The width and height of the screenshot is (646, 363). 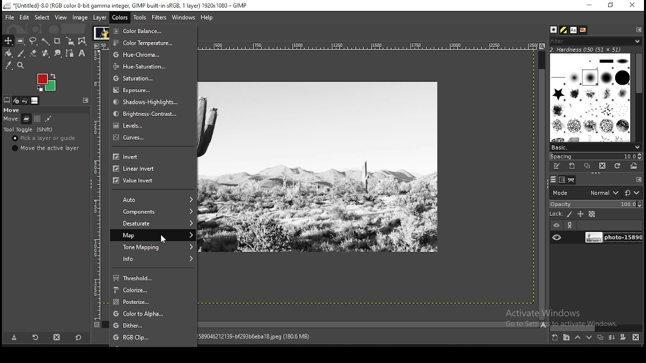 I want to click on move tool, so click(x=8, y=40).